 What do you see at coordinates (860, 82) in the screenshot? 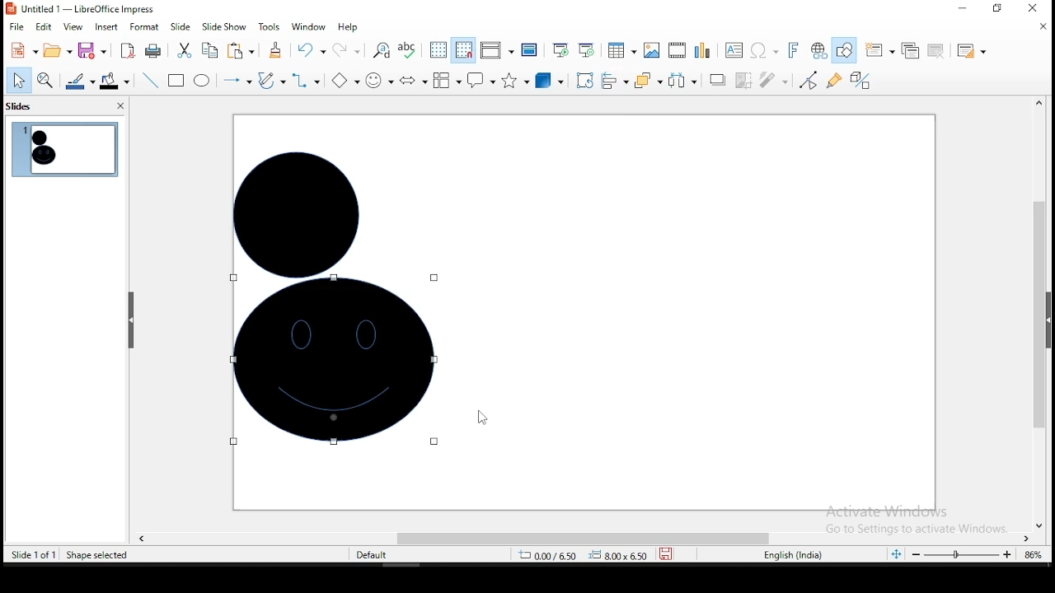
I see `toggle extrusion` at bounding box center [860, 82].